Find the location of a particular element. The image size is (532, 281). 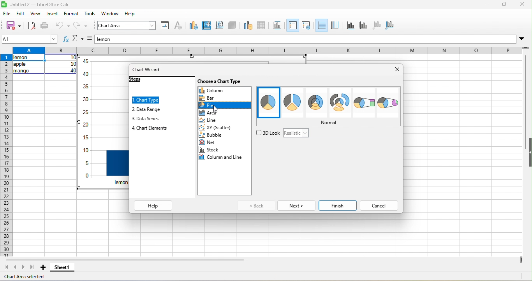

height is located at coordinates (528, 153).